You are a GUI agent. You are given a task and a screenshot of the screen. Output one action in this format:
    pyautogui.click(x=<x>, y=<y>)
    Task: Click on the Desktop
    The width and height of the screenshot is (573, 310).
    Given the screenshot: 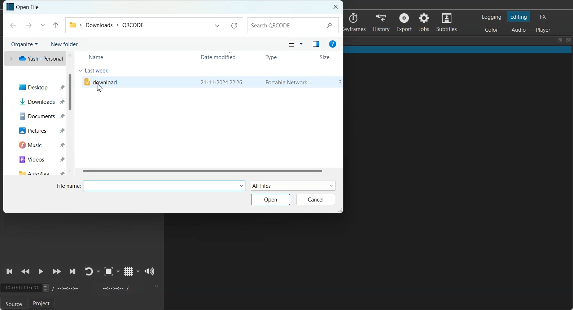 What is the action you would take?
    pyautogui.click(x=38, y=86)
    